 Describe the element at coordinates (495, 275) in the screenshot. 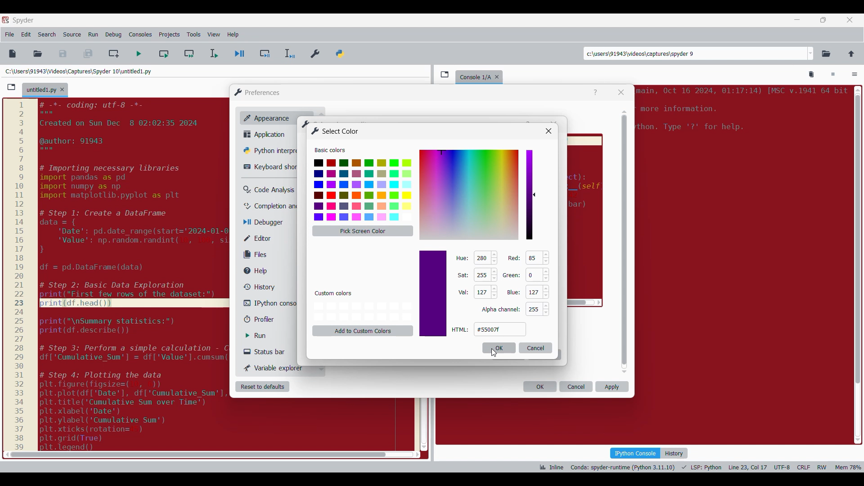

I see `Increase/Decrease number` at that location.